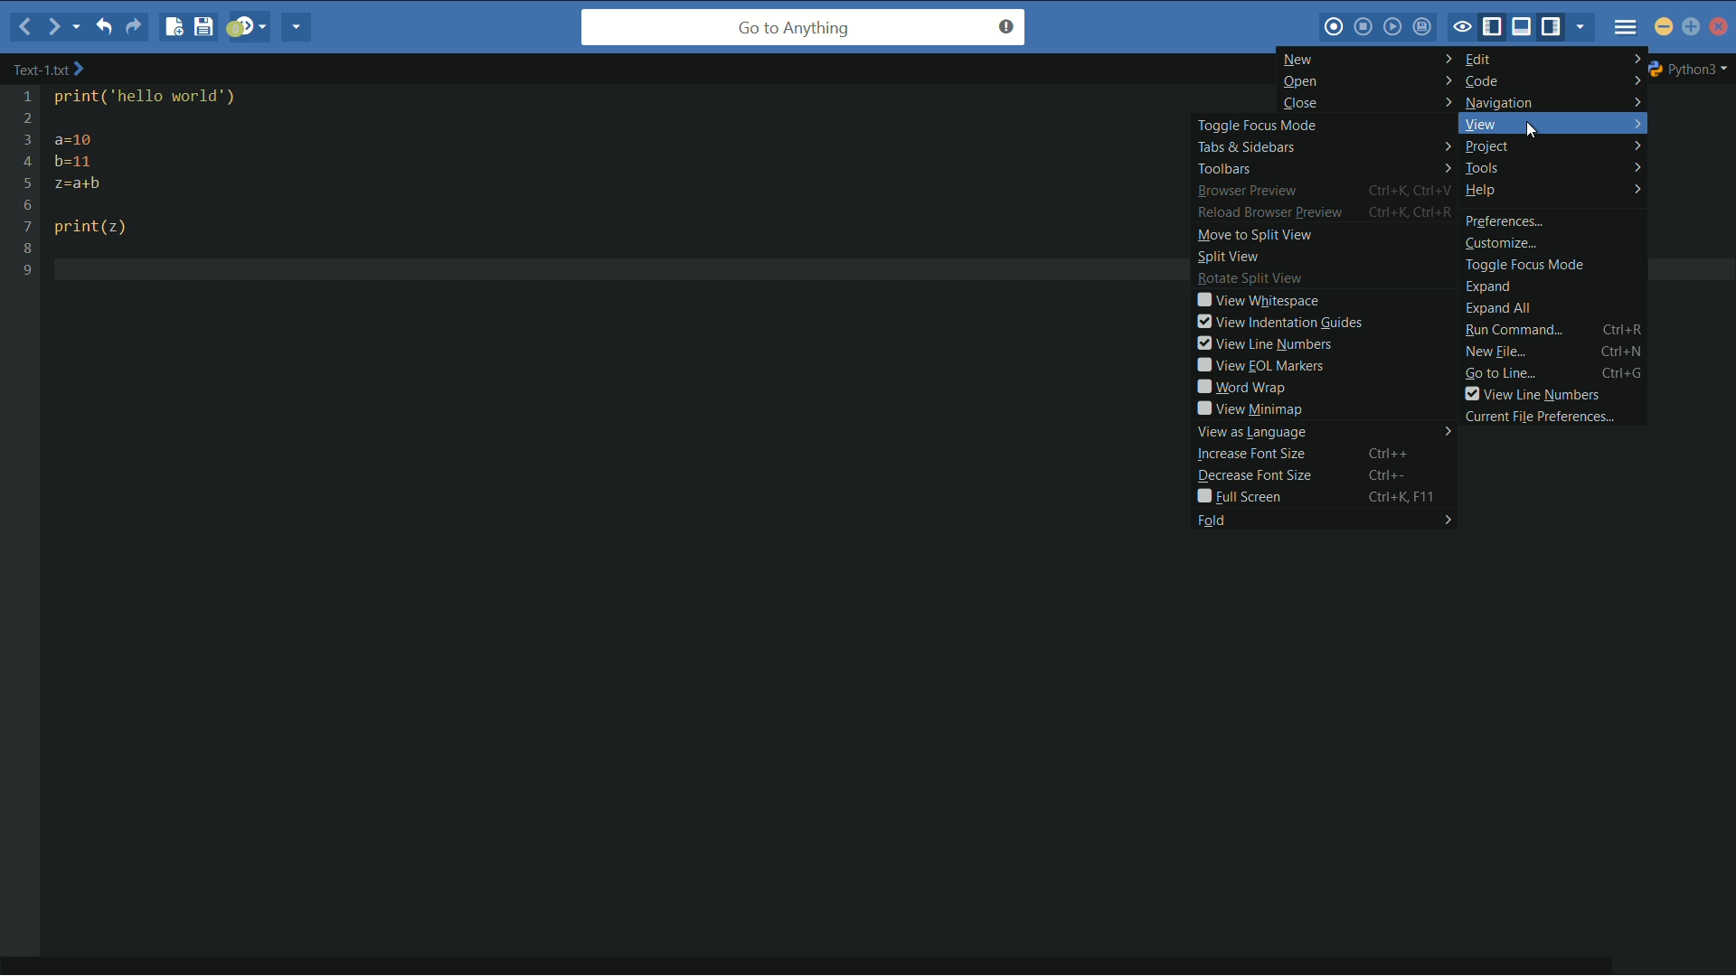 The width and height of the screenshot is (1736, 976). I want to click on expand all, so click(1504, 308).